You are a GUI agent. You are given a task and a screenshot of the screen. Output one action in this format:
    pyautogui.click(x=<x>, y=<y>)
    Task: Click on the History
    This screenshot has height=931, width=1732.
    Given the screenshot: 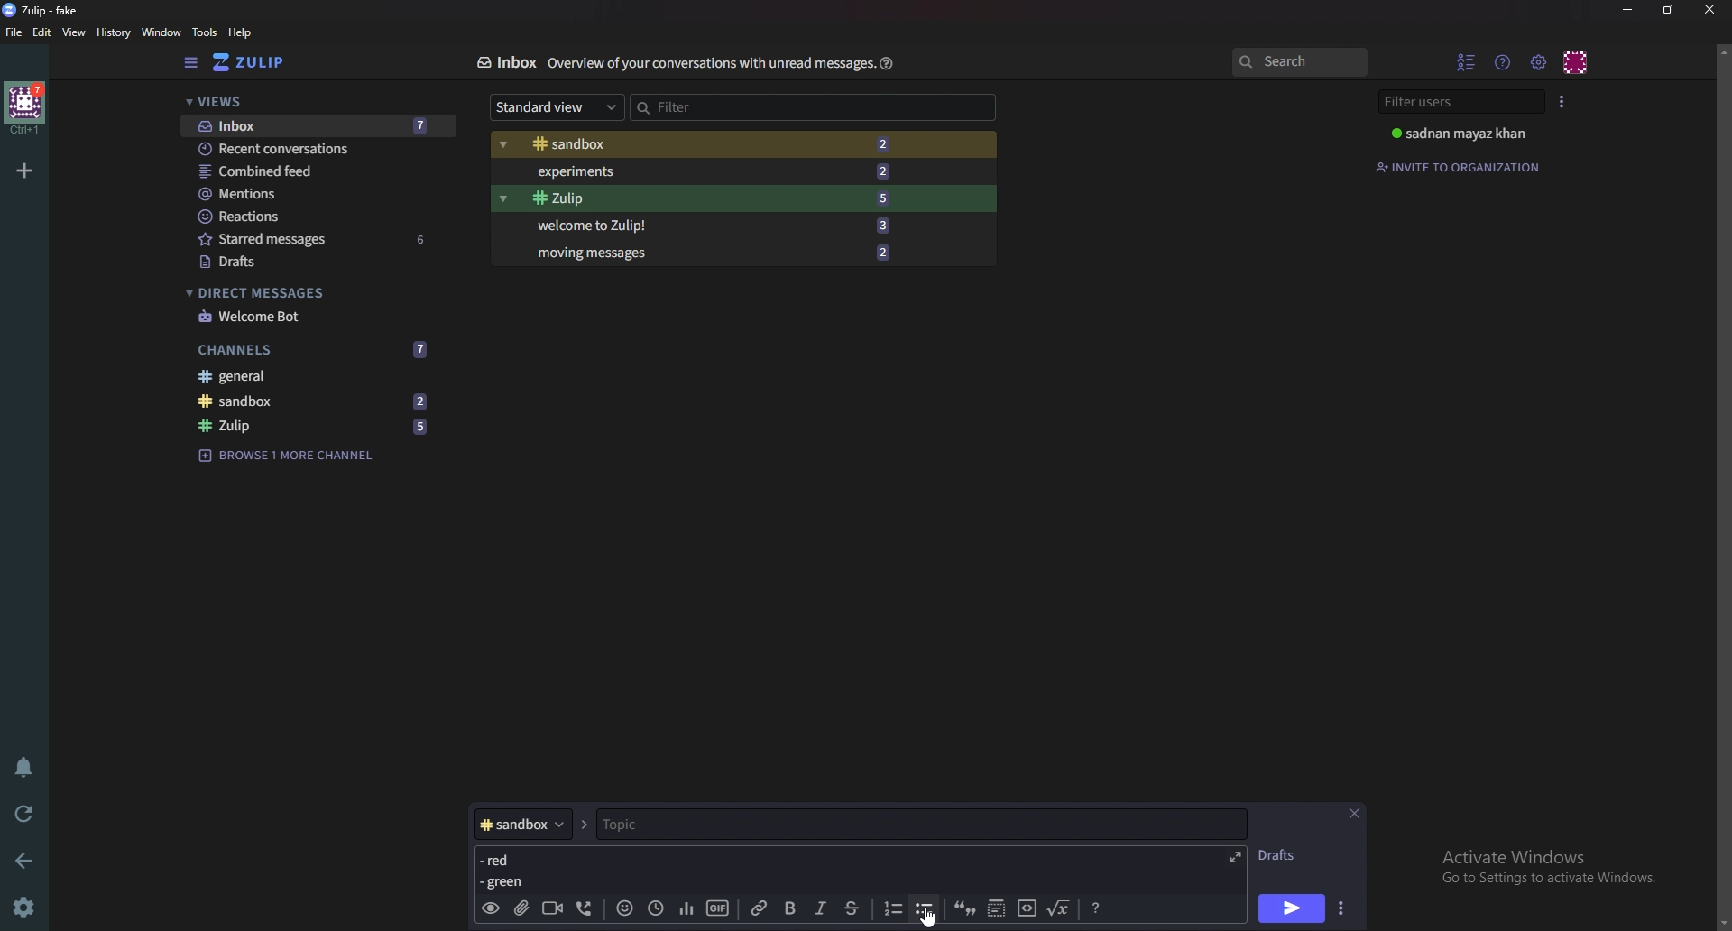 What is the action you would take?
    pyautogui.click(x=115, y=32)
    